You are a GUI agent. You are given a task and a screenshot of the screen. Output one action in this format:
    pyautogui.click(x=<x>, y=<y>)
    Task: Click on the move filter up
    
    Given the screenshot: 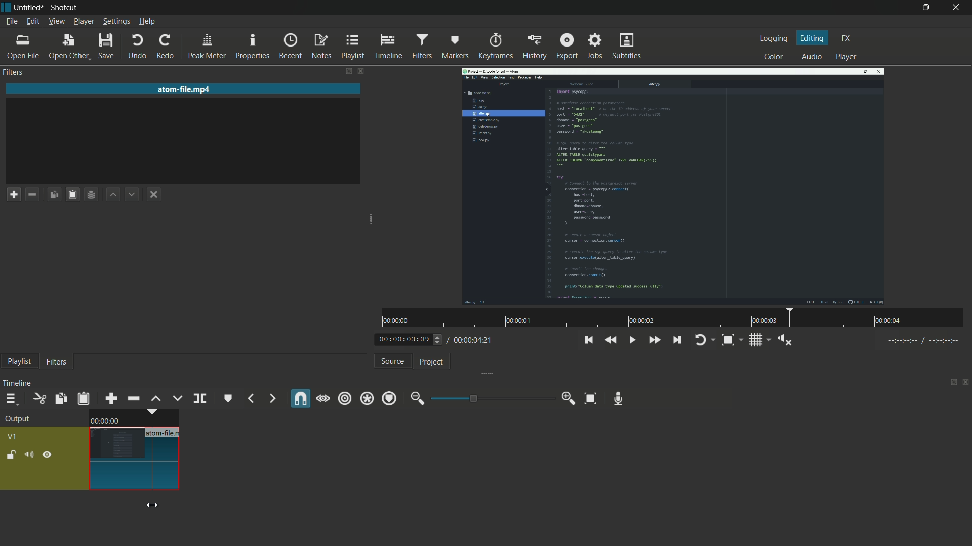 What is the action you would take?
    pyautogui.click(x=114, y=194)
    